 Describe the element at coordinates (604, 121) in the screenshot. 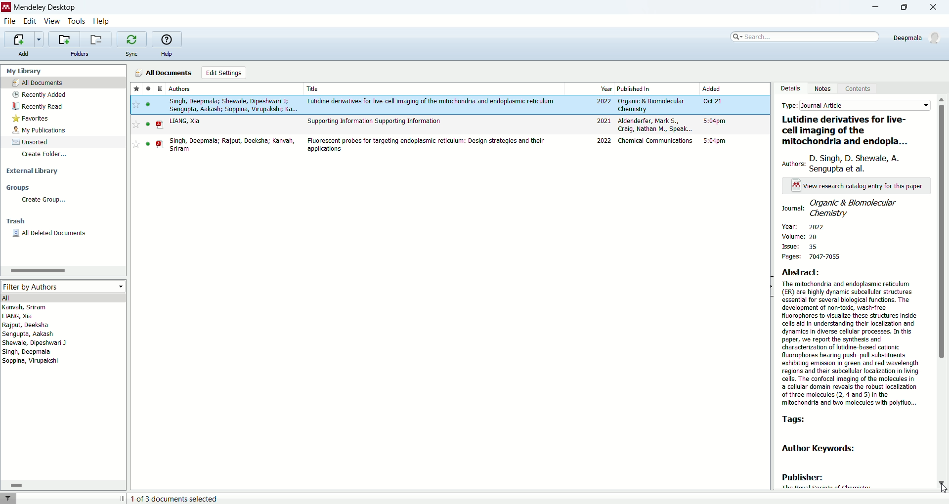

I see `2021` at that location.